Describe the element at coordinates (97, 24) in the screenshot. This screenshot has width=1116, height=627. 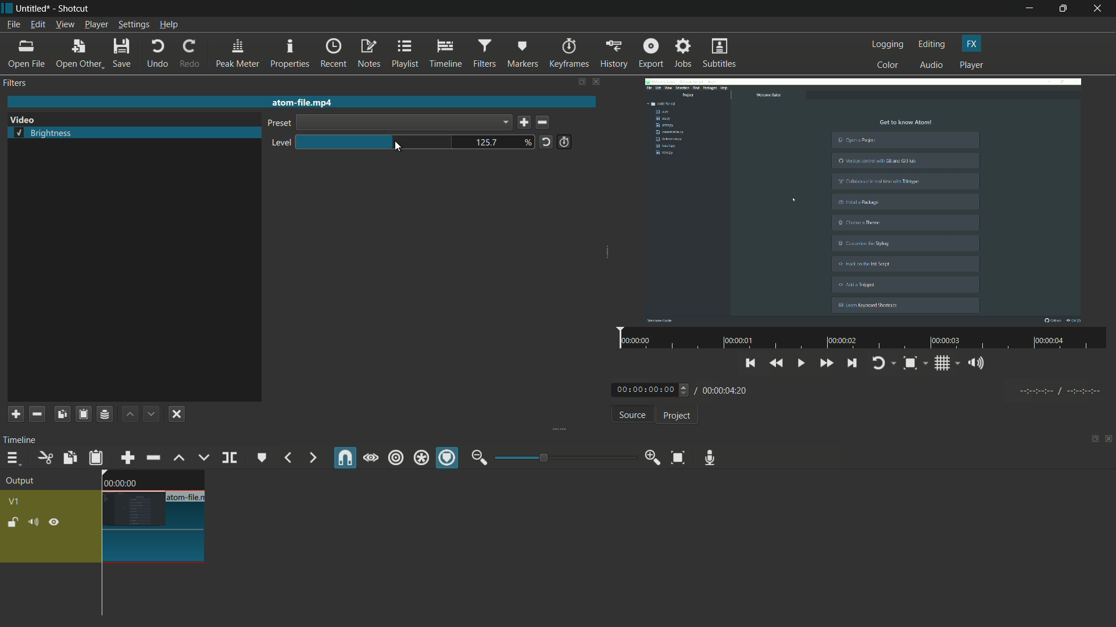
I see `player menu` at that location.